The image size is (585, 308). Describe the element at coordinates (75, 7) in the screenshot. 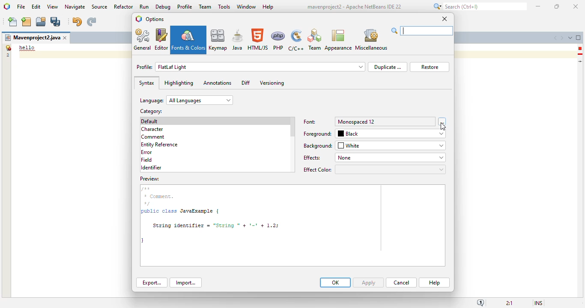

I see `navigate` at that location.